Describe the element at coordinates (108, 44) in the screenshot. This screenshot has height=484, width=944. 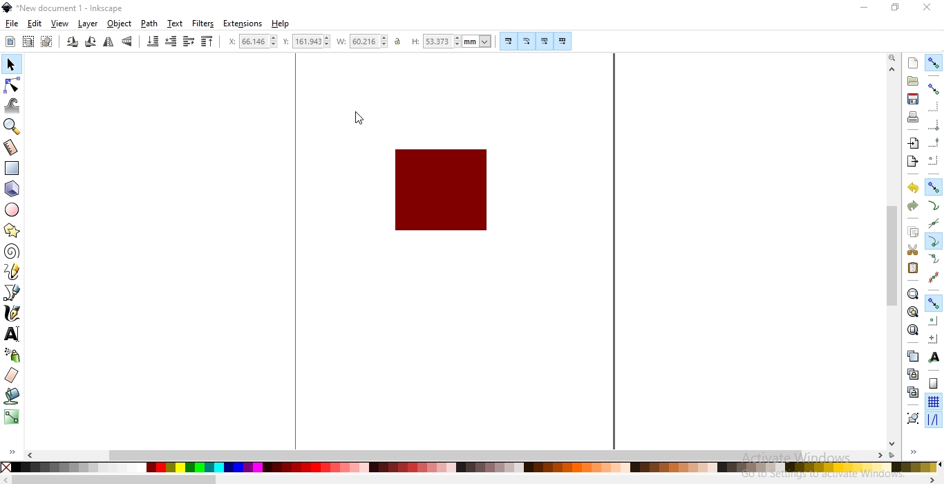
I see `flip horizontally` at that location.